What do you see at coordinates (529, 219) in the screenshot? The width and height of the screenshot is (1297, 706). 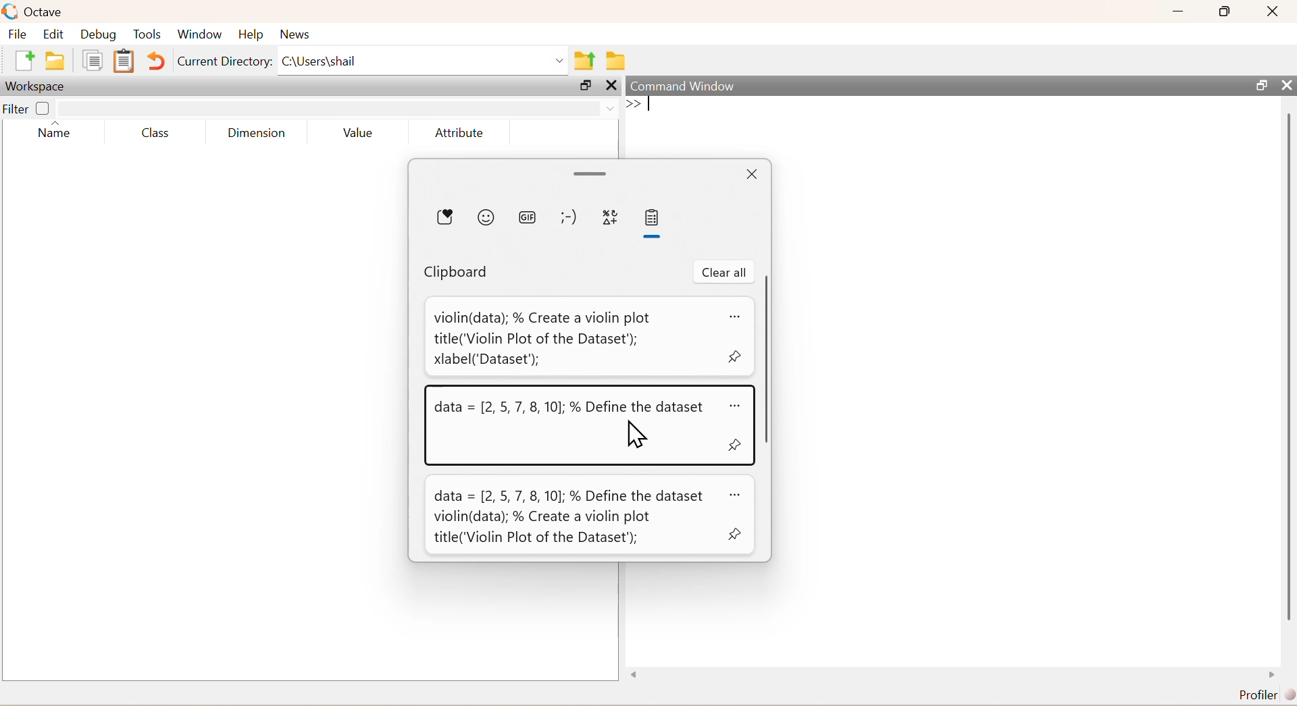 I see `gif` at bounding box center [529, 219].